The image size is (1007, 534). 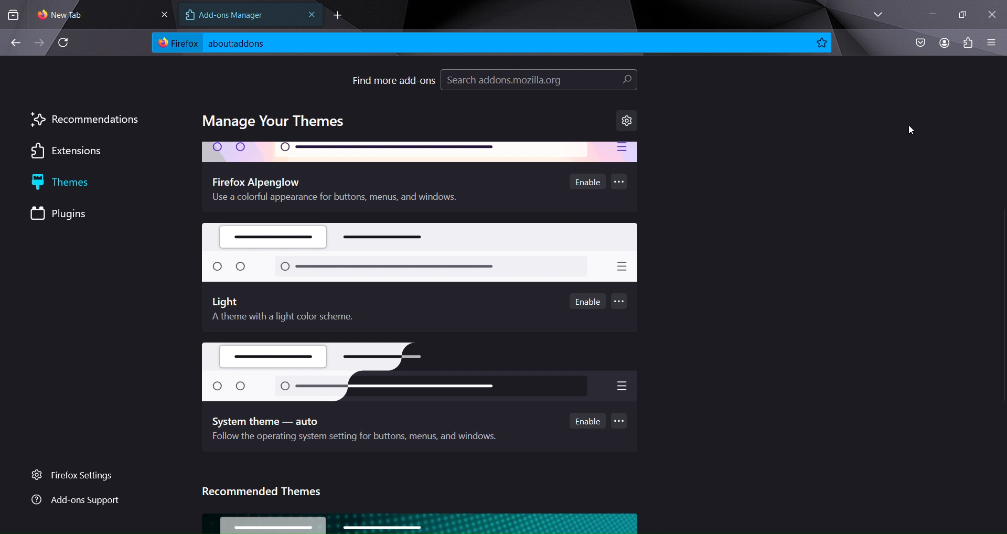 What do you see at coordinates (72, 15) in the screenshot?
I see `current tab` at bounding box center [72, 15].